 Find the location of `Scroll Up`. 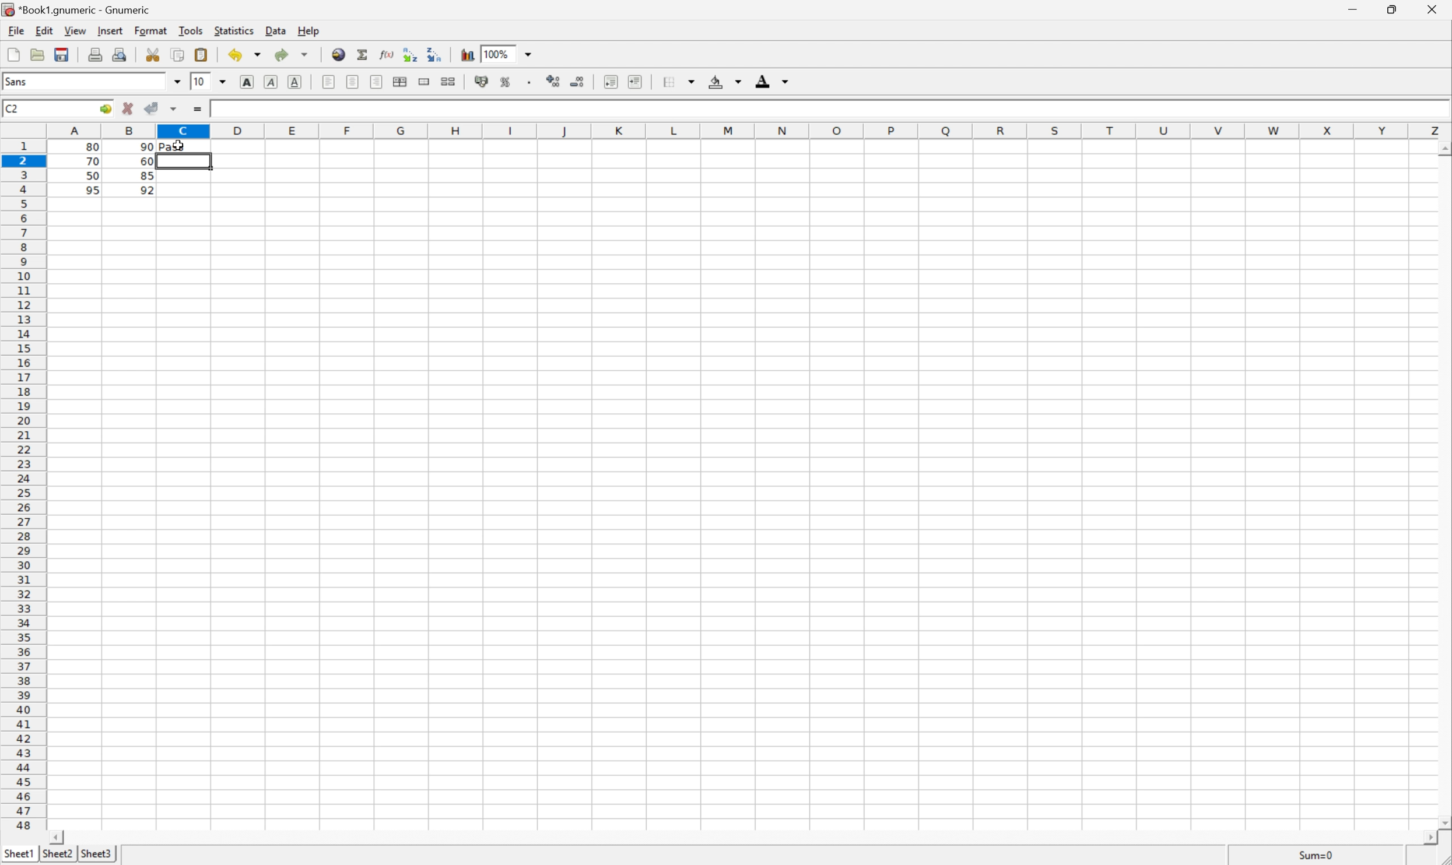

Scroll Up is located at coordinates (1443, 149).